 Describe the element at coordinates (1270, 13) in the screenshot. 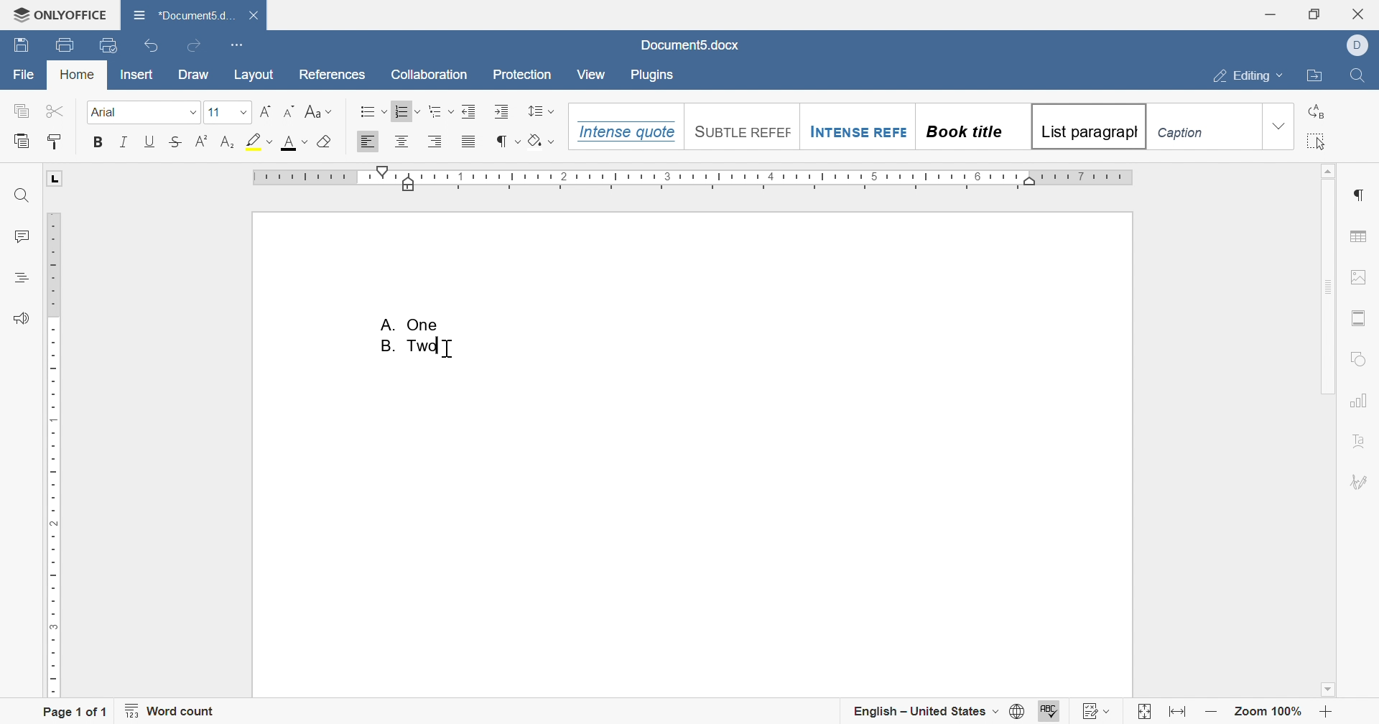

I see `minimize` at that location.